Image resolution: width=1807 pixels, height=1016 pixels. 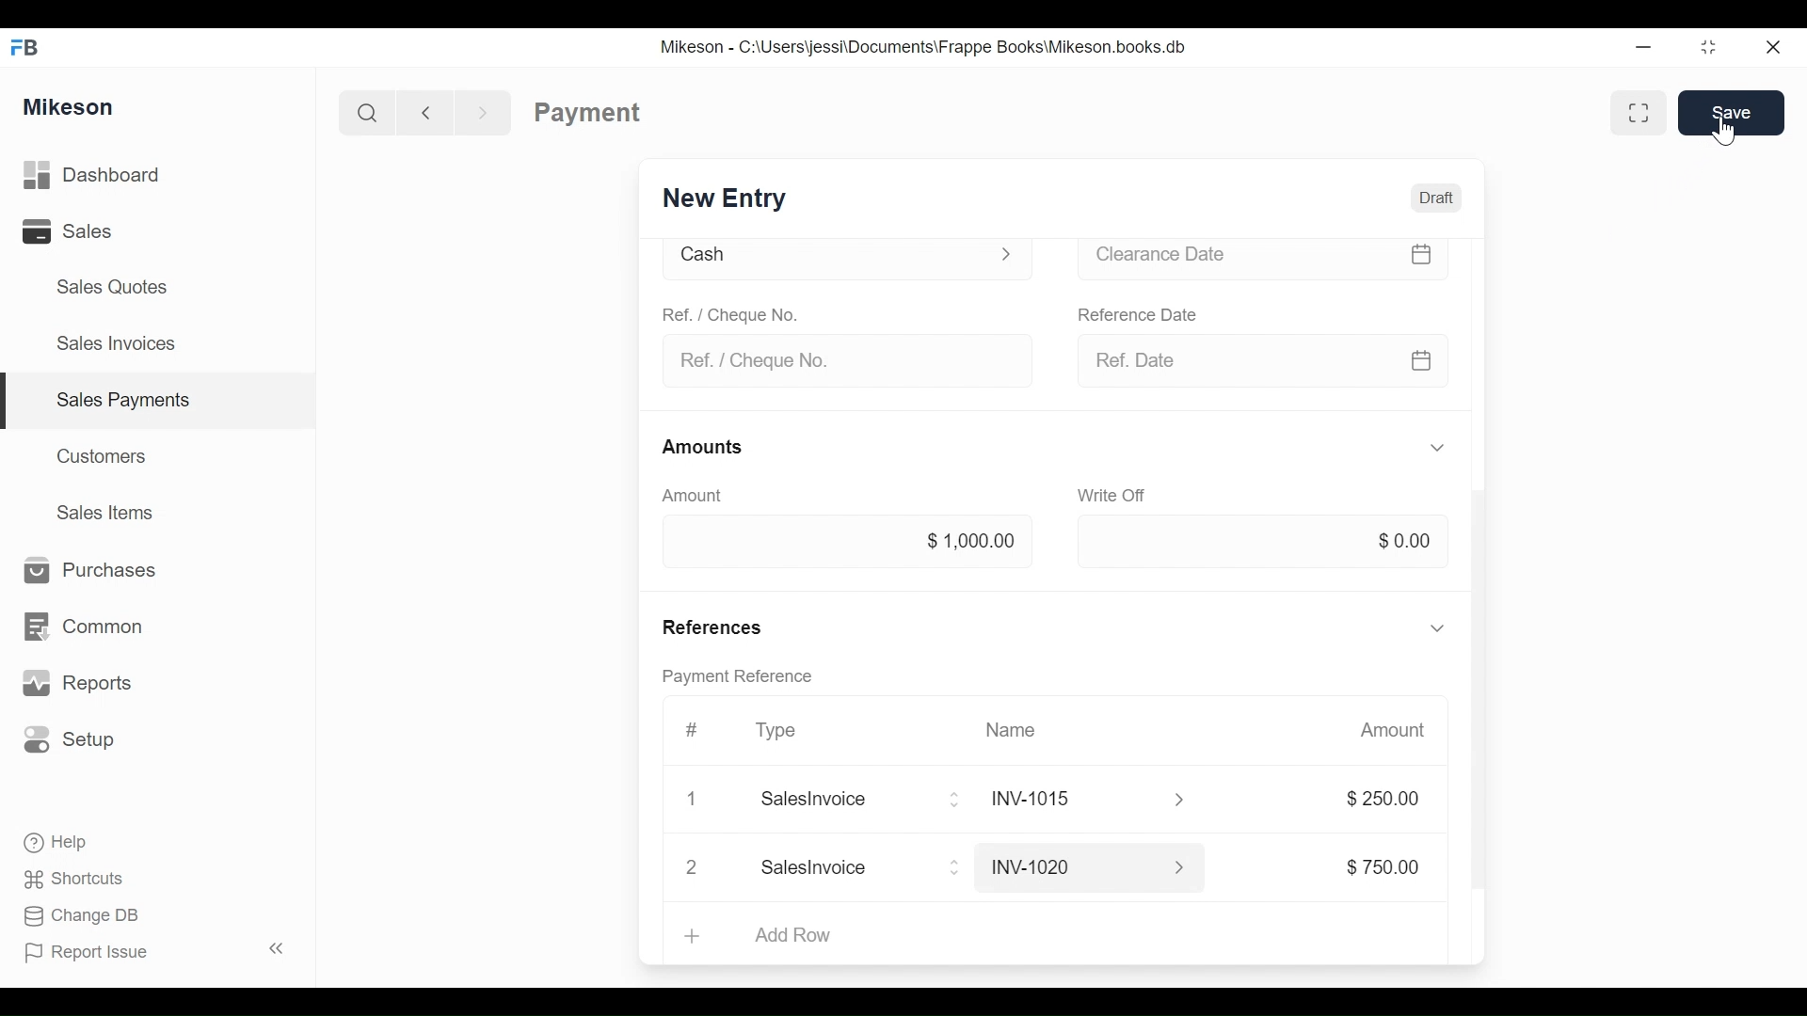 What do you see at coordinates (1427, 197) in the screenshot?
I see `Draft` at bounding box center [1427, 197].